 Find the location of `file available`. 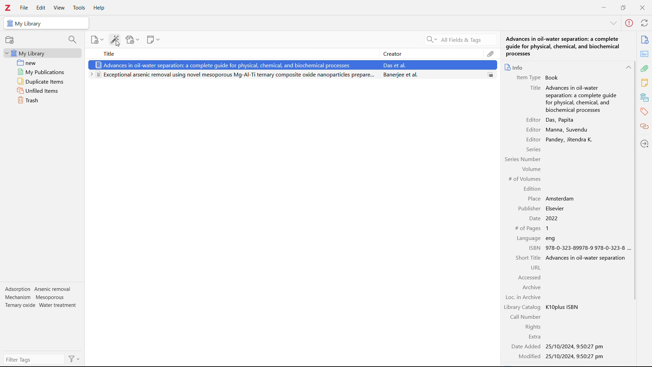

file available is located at coordinates (491, 74).